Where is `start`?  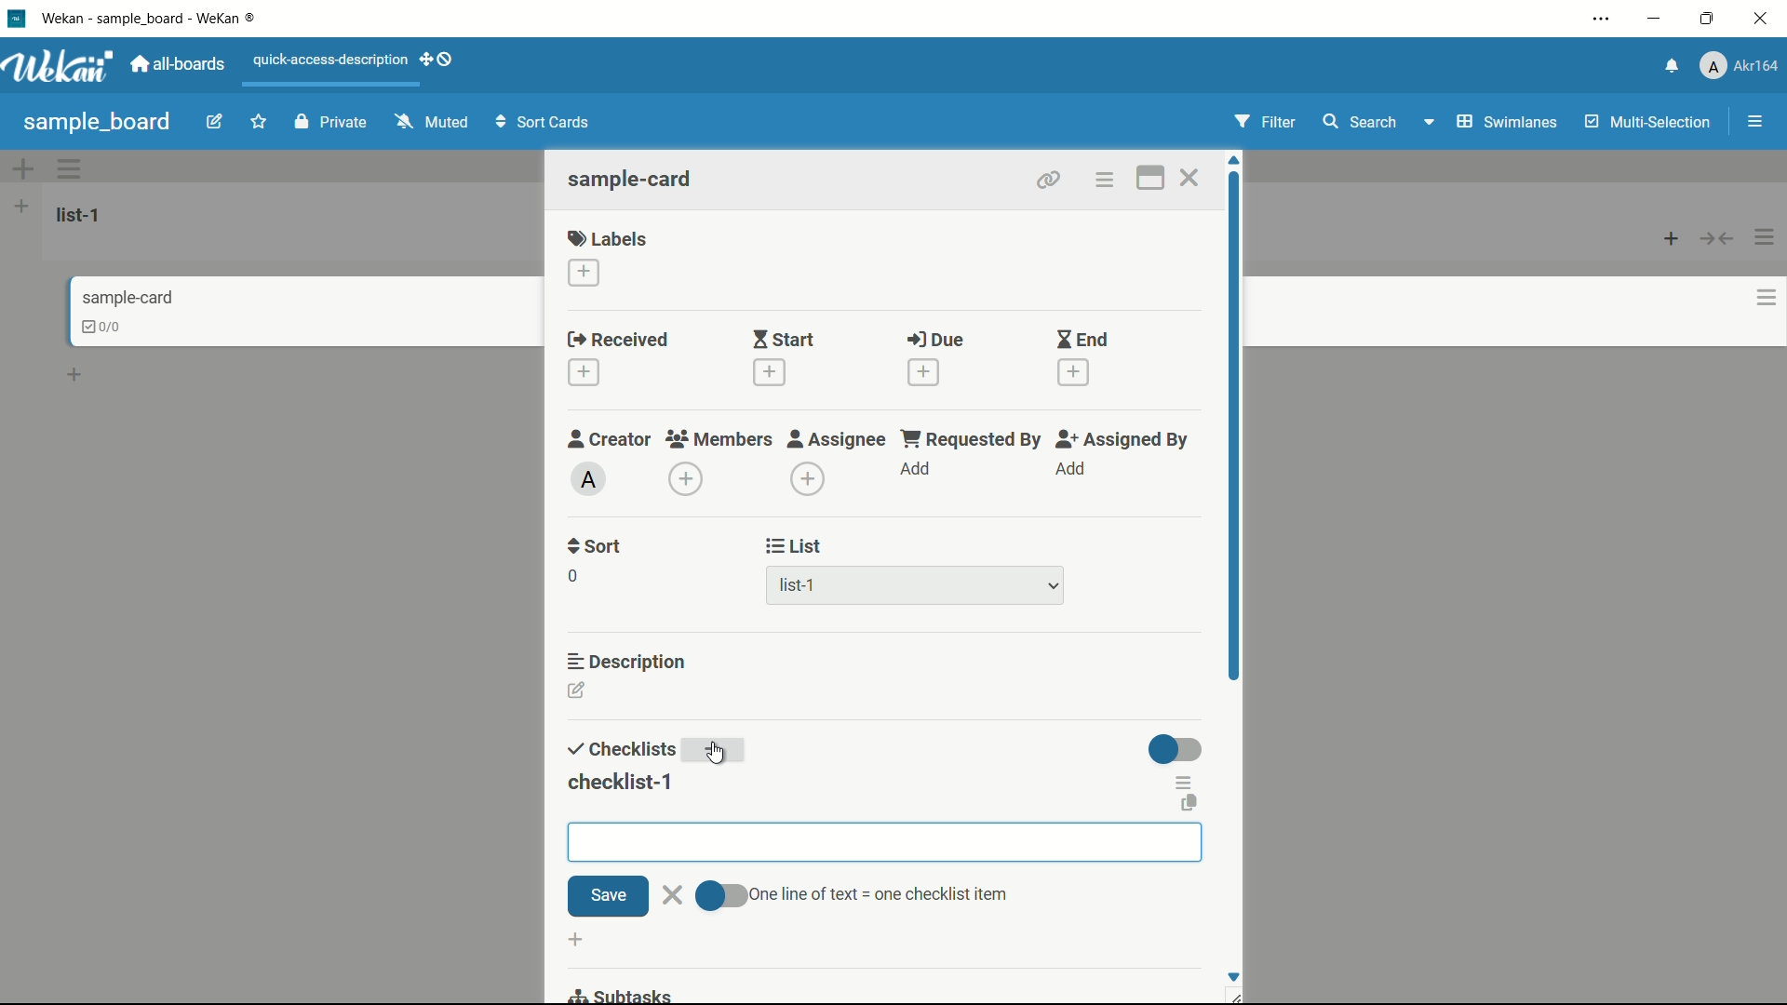
start is located at coordinates (783, 342).